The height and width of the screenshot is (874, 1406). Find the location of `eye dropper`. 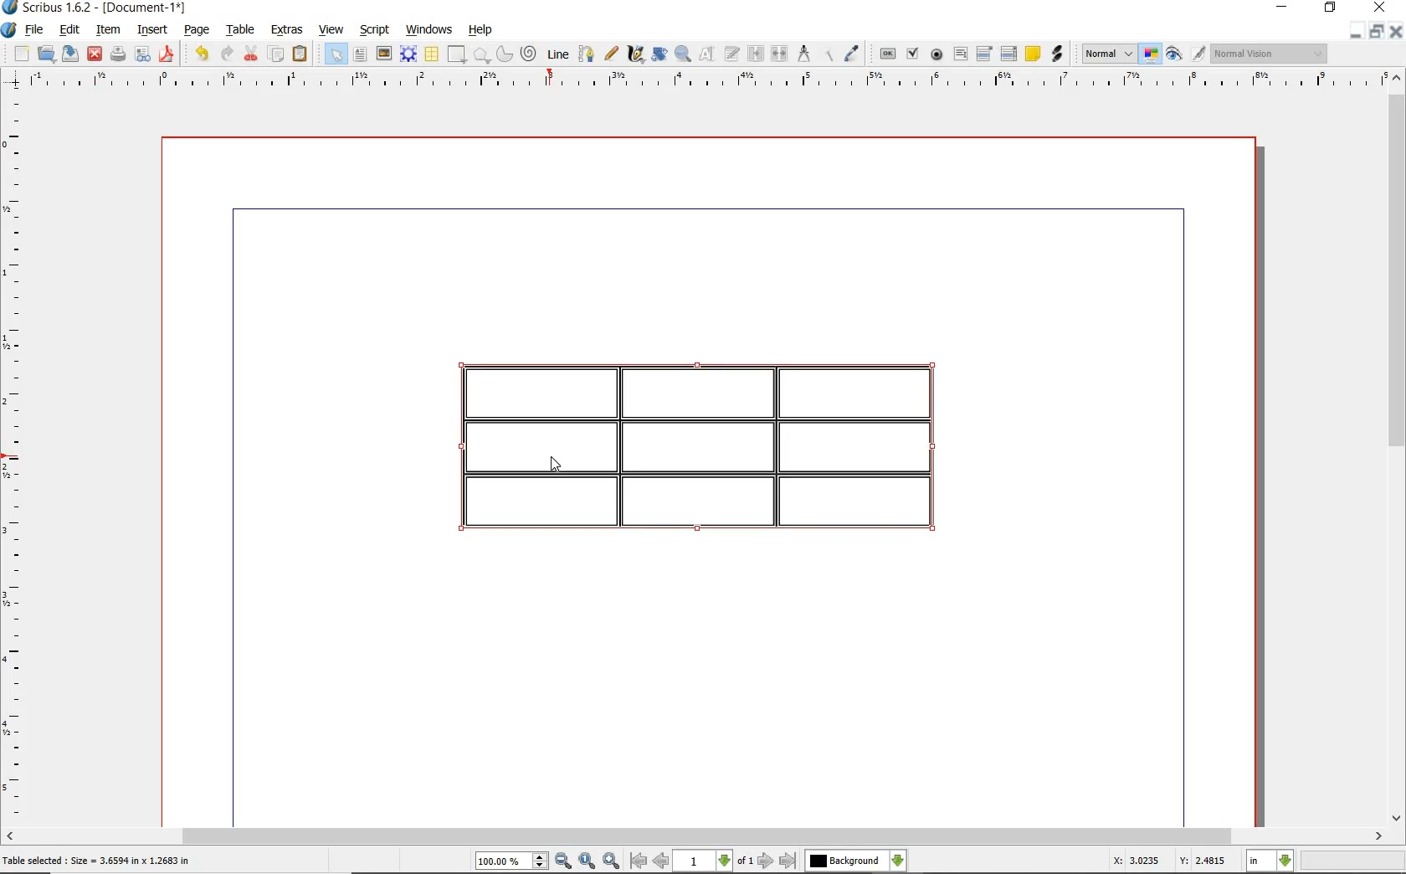

eye dropper is located at coordinates (853, 55).